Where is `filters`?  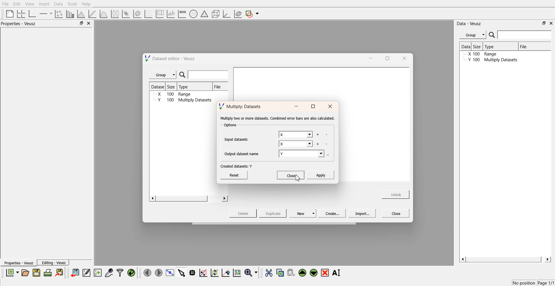
filters is located at coordinates (119, 273).